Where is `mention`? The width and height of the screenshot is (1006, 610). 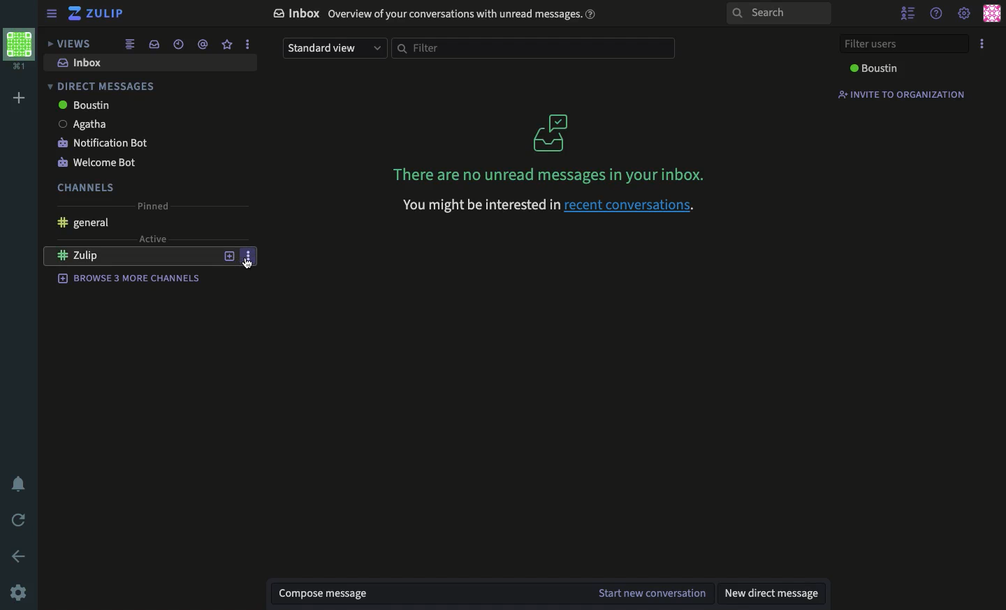
mention is located at coordinates (203, 43).